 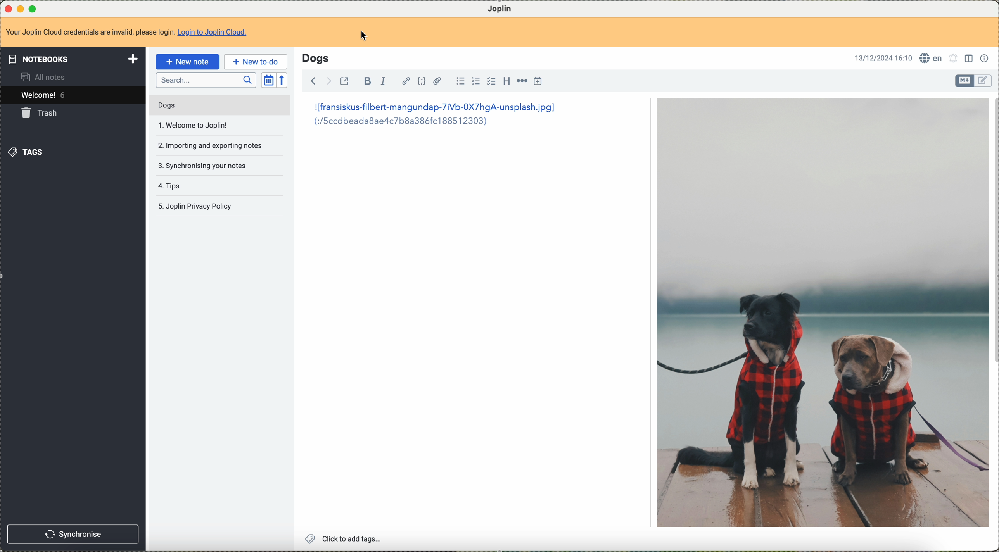 I want to click on 13/12/2024 16:10, so click(x=881, y=57).